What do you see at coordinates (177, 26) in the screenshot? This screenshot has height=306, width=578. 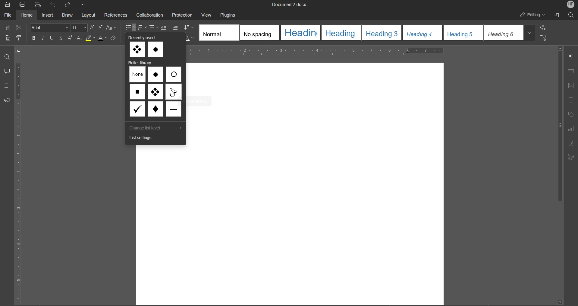 I see `Increase Indent` at bounding box center [177, 26].